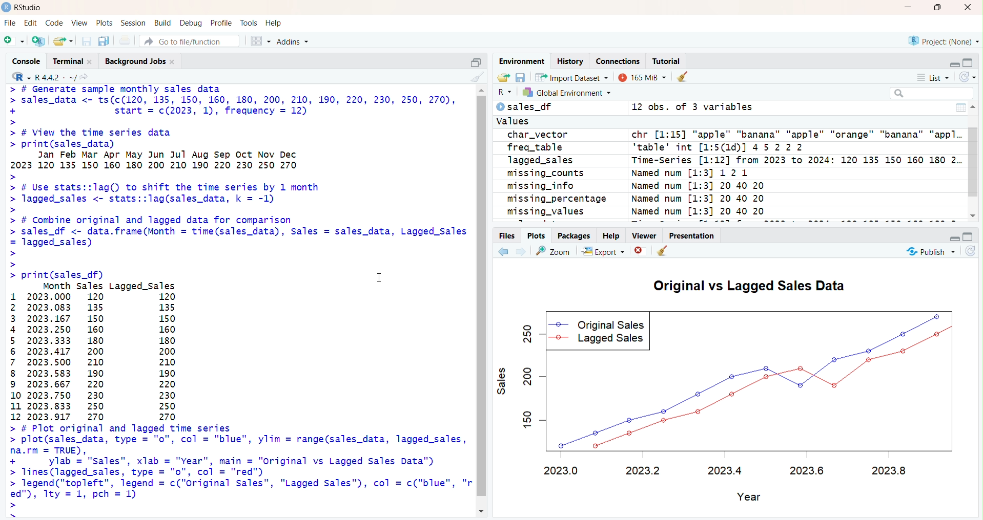 The image size is (983, 520). I want to click on > # View the Time series data> print(sales_data), so click(121, 138).